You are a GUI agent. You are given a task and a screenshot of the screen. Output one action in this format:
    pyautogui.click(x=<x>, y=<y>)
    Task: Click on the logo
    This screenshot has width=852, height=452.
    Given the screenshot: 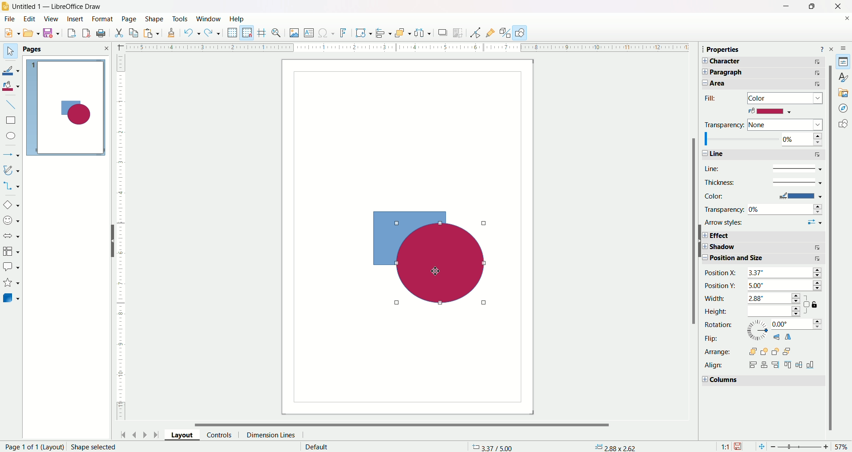 What is the action you would take?
    pyautogui.click(x=6, y=5)
    